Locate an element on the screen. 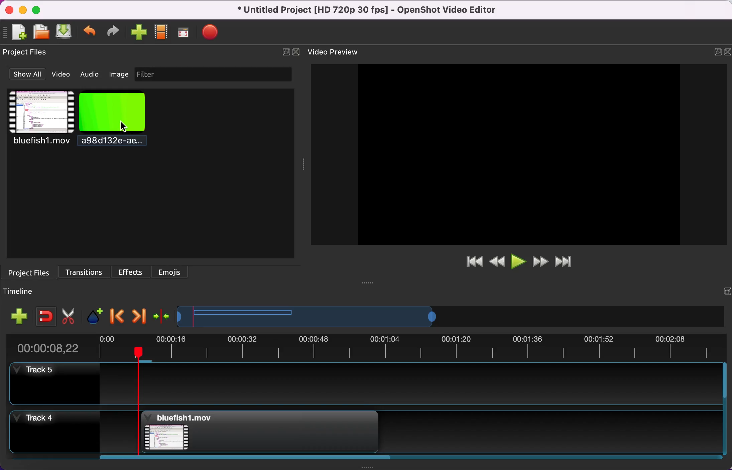 The image size is (732, 470). close is located at coordinates (727, 52).